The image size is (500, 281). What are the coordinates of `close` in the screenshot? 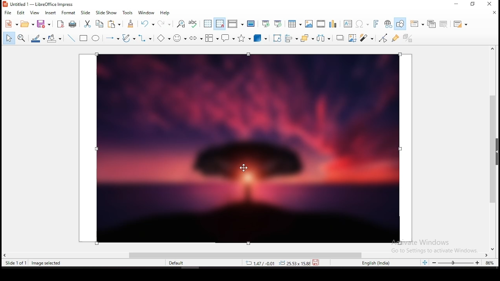 It's located at (494, 12).